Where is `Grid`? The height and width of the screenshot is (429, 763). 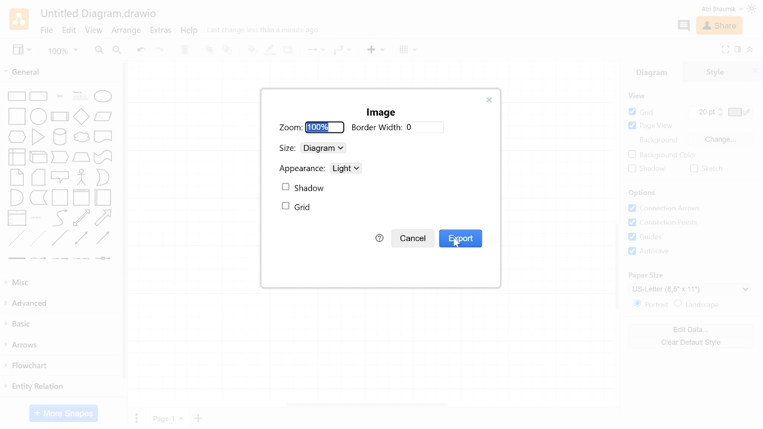
Grid is located at coordinates (298, 207).